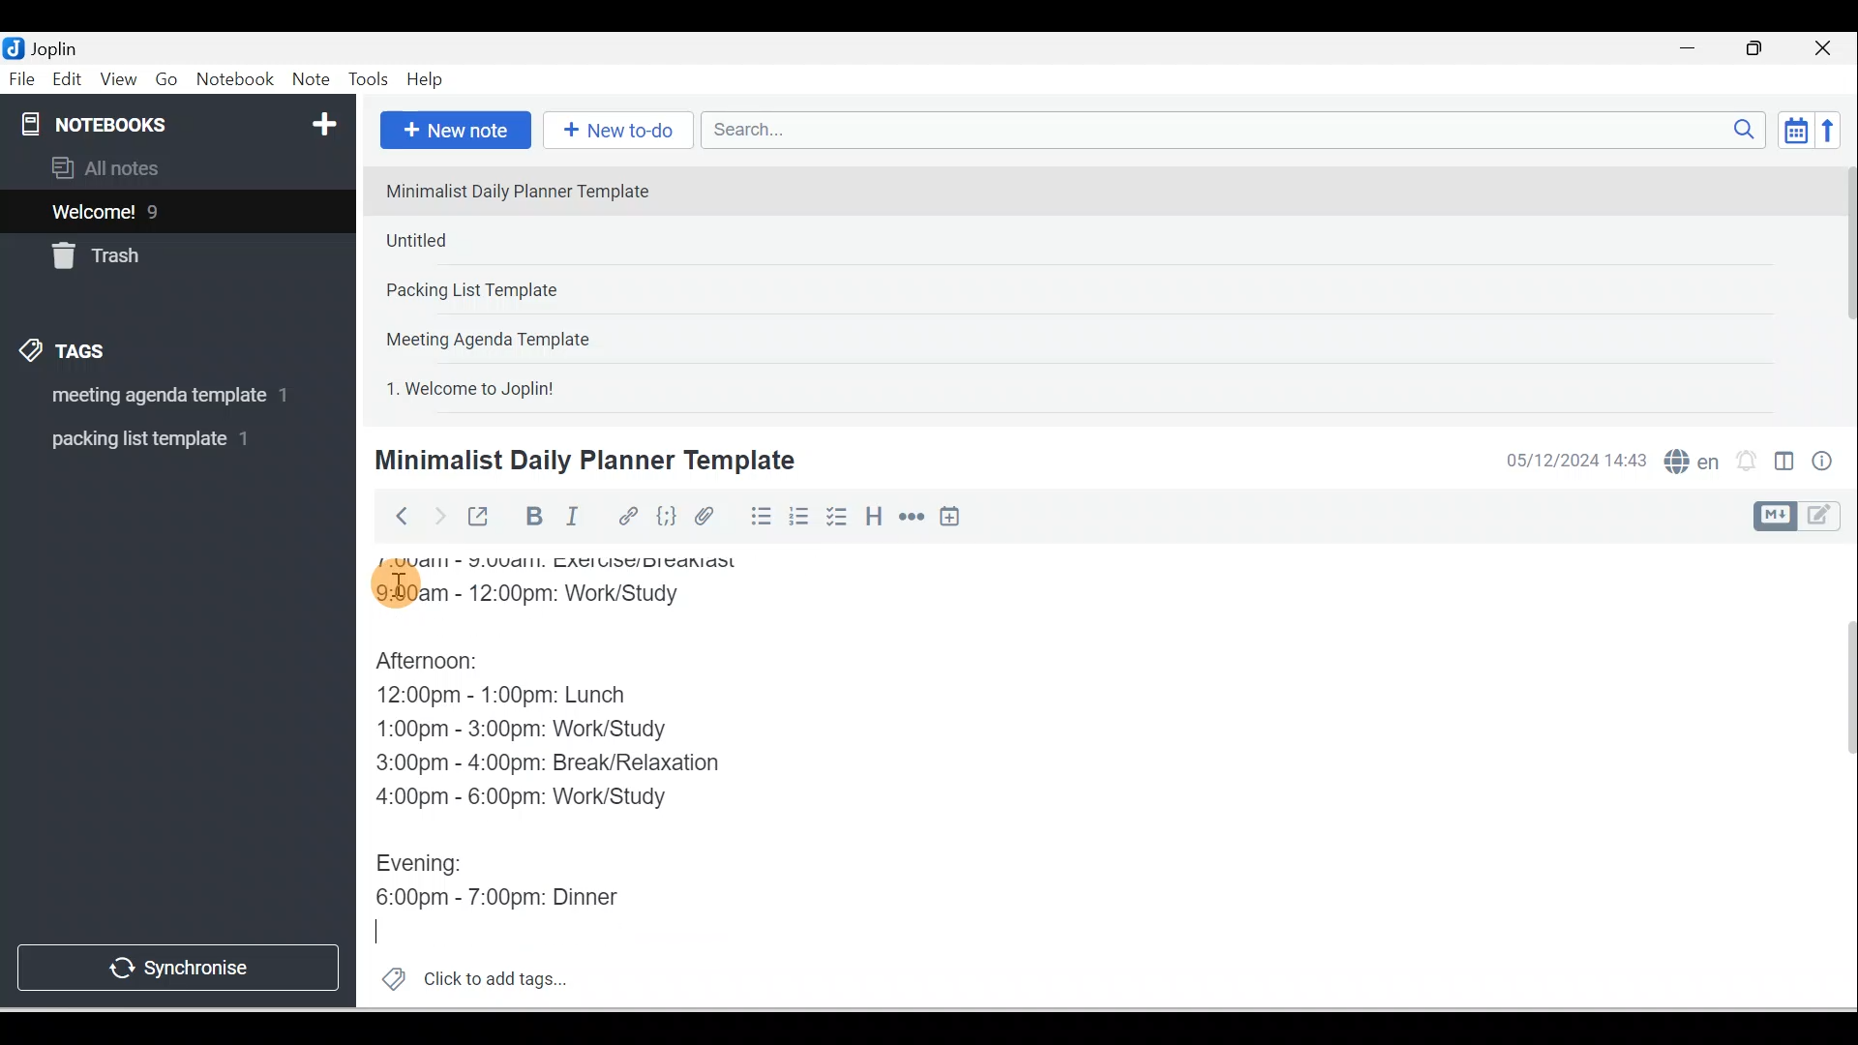 Image resolution: width=1858 pixels, height=1045 pixels. Describe the element at coordinates (533, 291) in the screenshot. I see `Note 3` at that location.